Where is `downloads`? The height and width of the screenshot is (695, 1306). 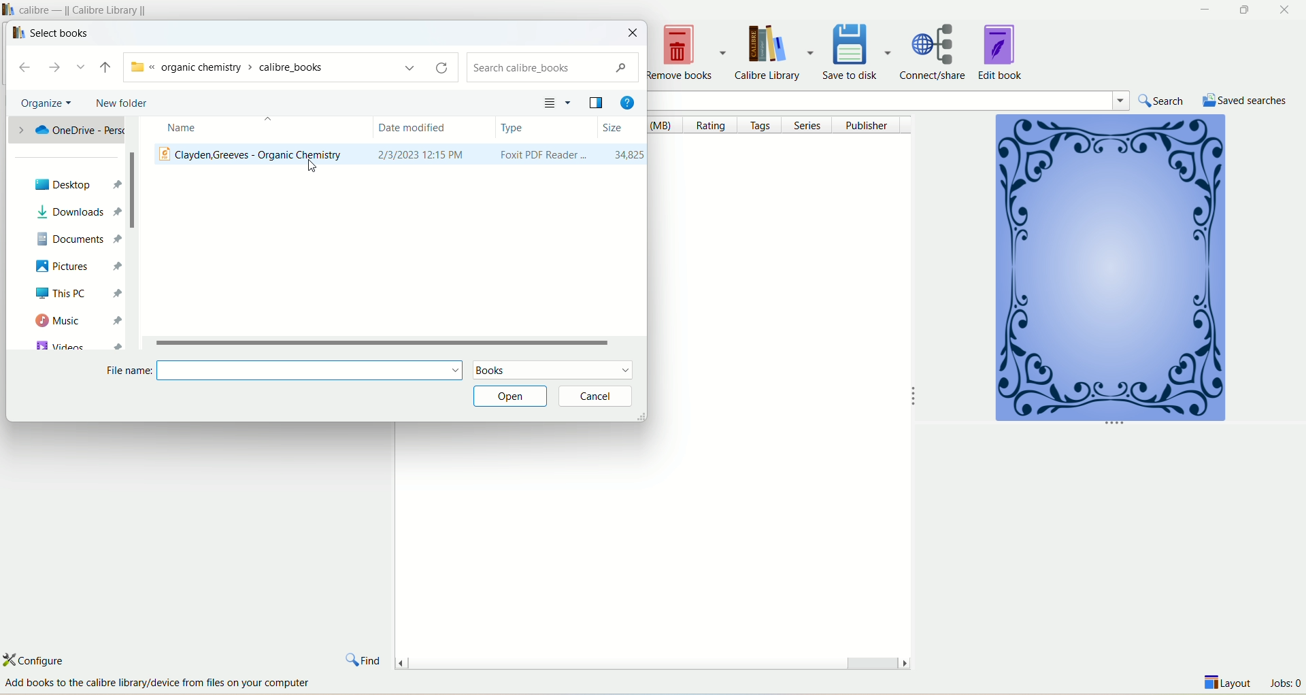
downloads is located at coordinates (72, 212).